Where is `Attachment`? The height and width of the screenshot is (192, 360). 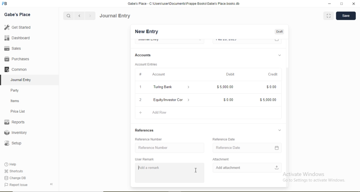 Attachment is located at coordinates (220, 159).